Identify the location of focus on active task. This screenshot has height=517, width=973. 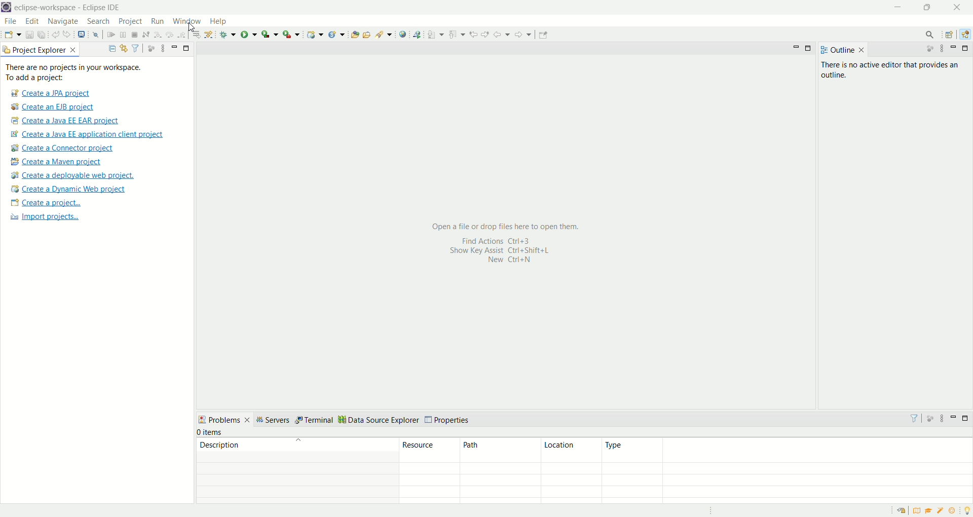
(925, 49).